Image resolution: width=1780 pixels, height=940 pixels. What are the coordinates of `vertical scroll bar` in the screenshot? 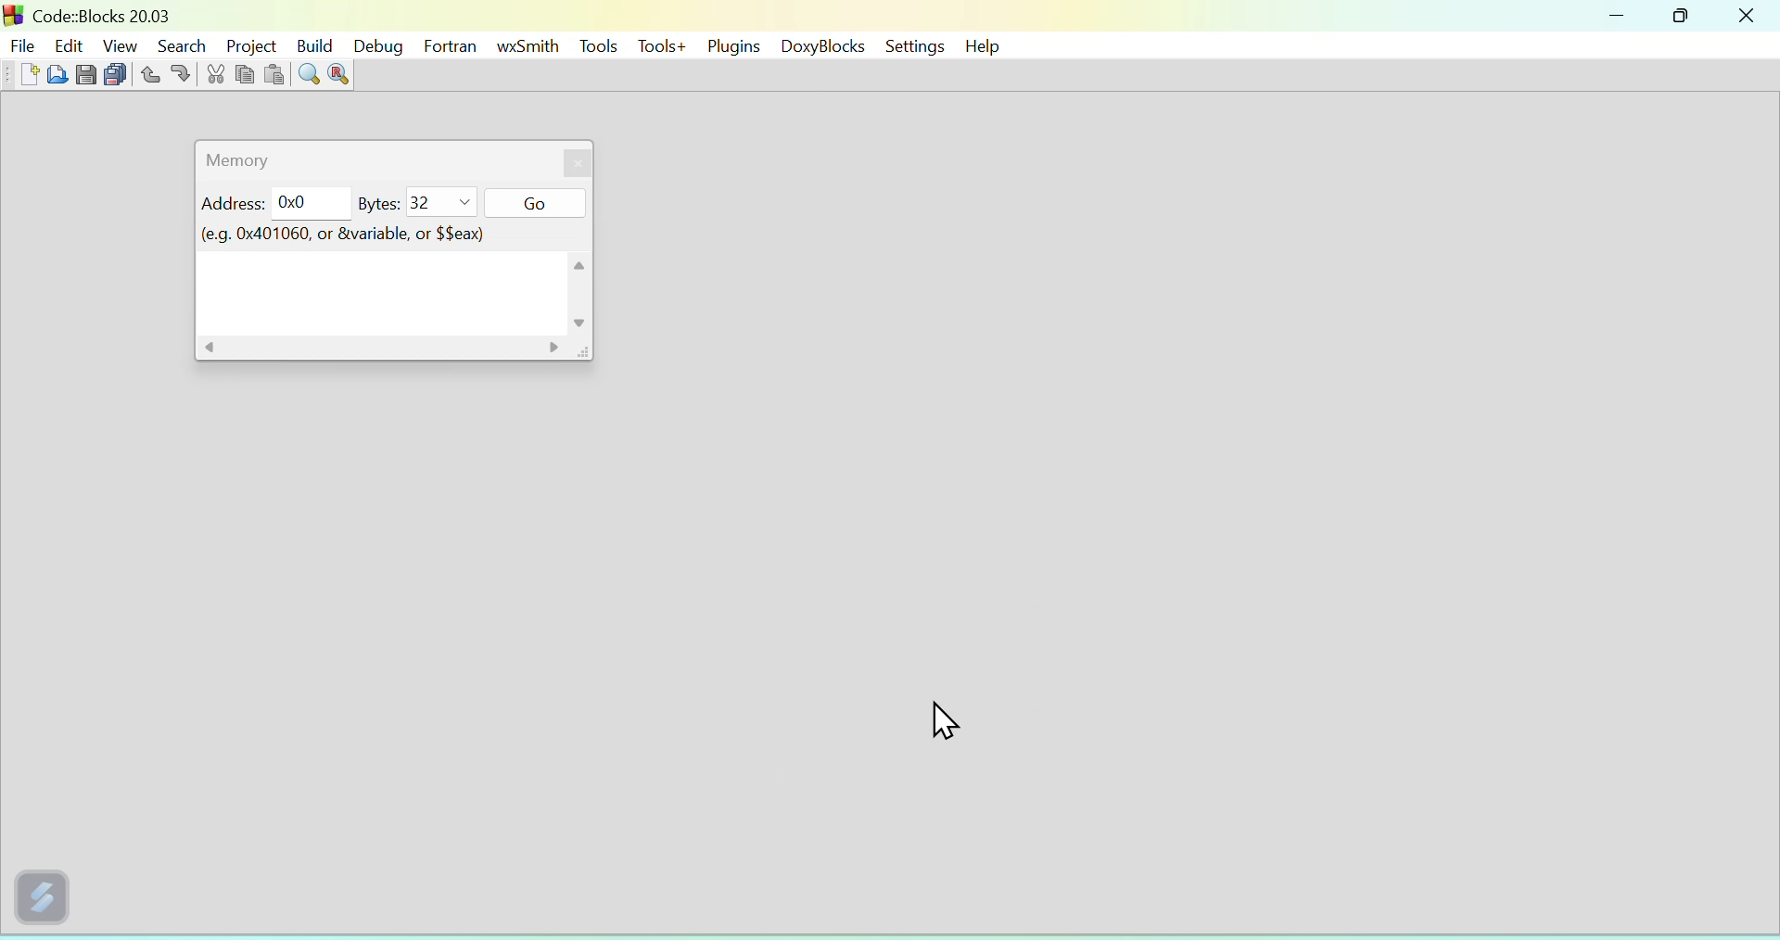 It's located at (579, 292).